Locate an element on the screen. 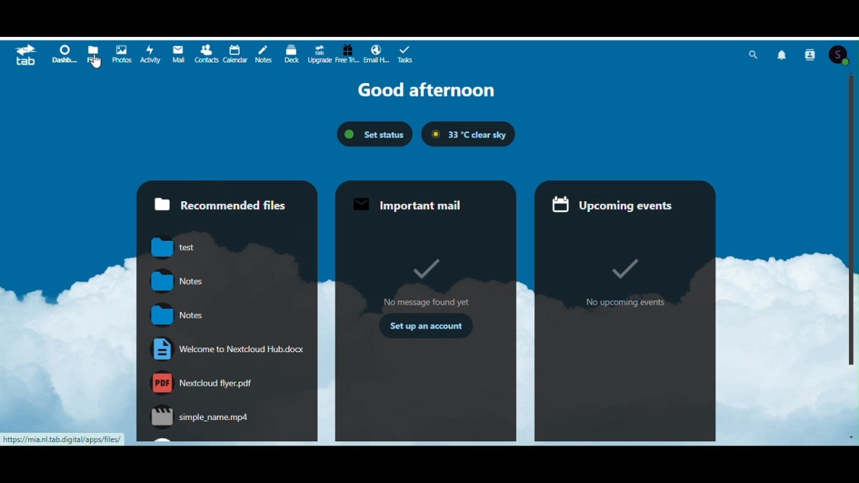 The width and height of the screenshot is (859, 483). Upgrades is located at coordinates (319, 52).